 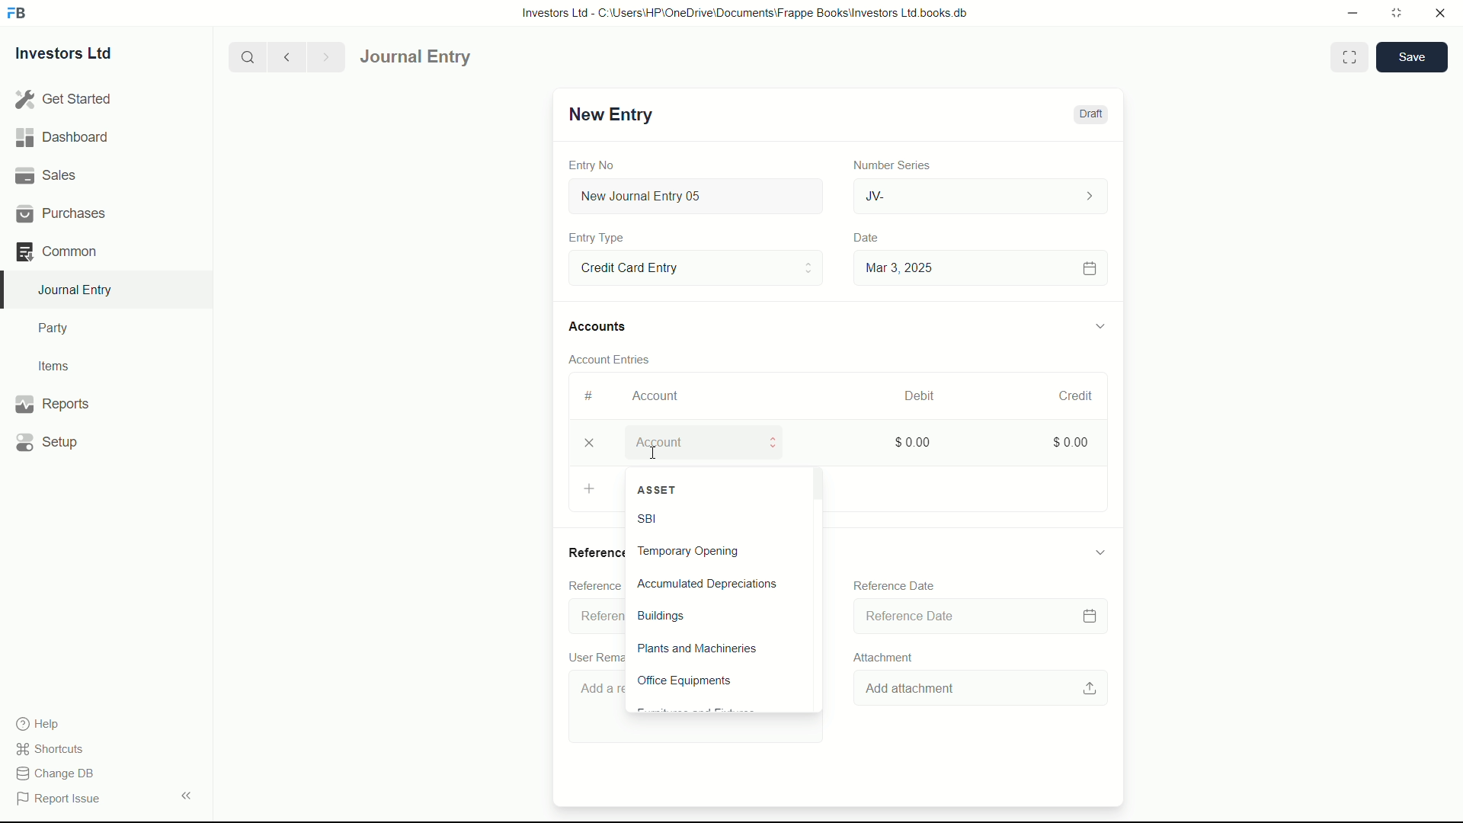 I want to click on Draft, so click(x=1090, y=114).